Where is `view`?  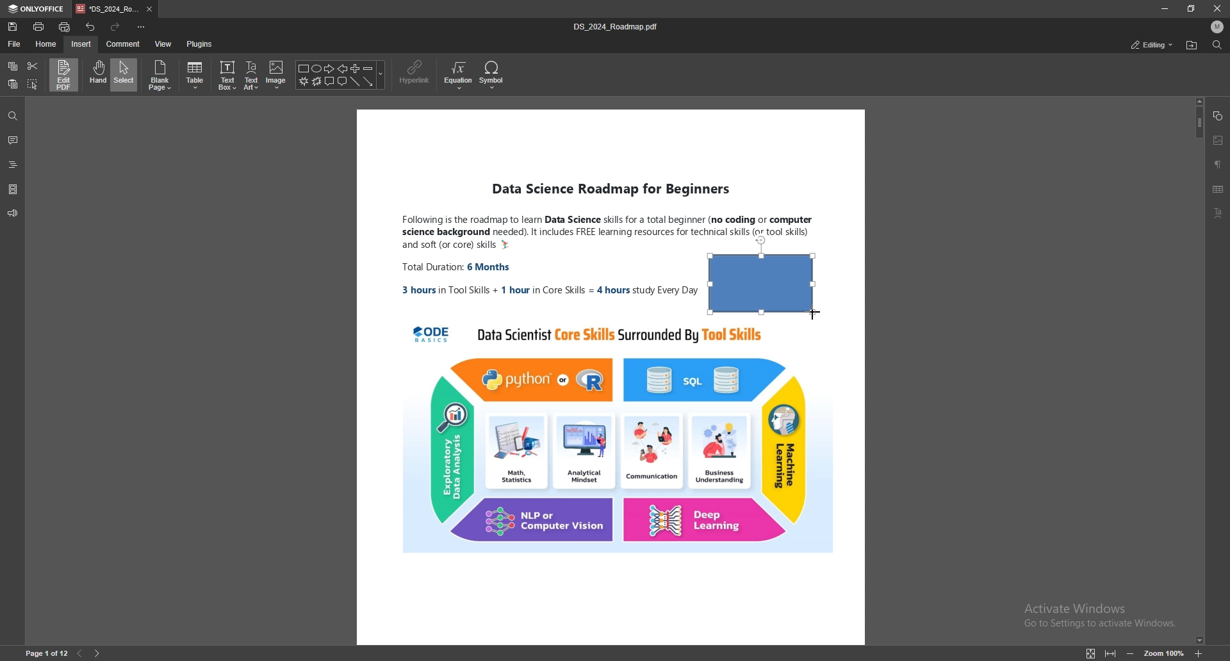 view is located at coordinates (164, 44).